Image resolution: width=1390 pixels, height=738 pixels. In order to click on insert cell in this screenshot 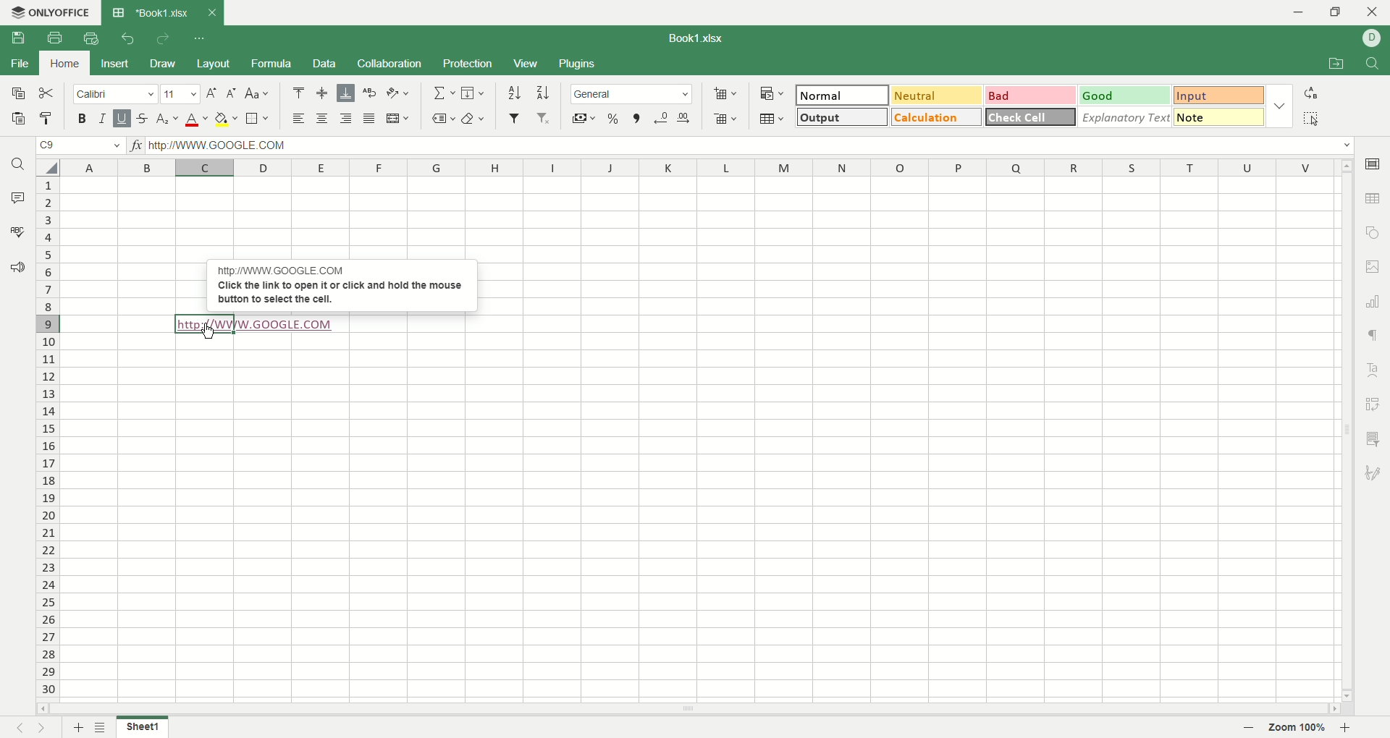, I will do `click(725, 93)`.